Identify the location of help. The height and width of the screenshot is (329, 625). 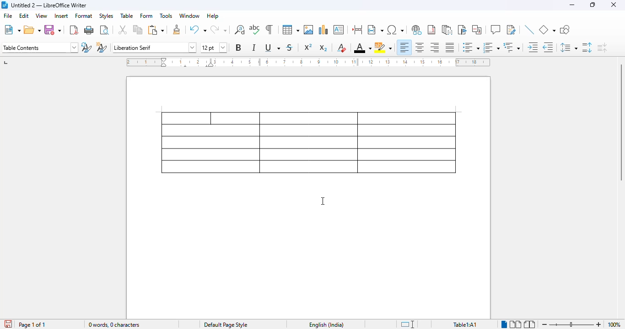
(212, 16).